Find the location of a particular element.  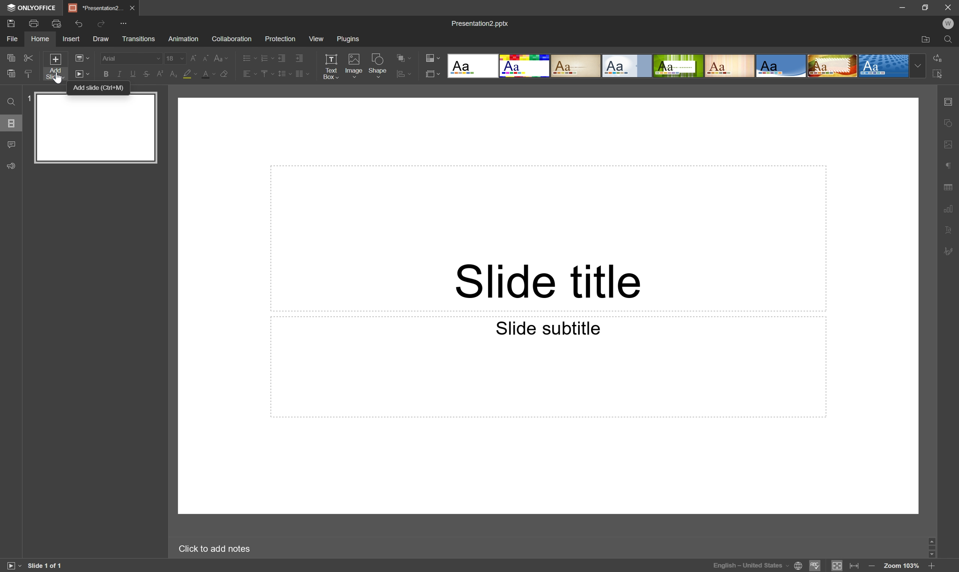

Image is located at coordinates (354, 66).